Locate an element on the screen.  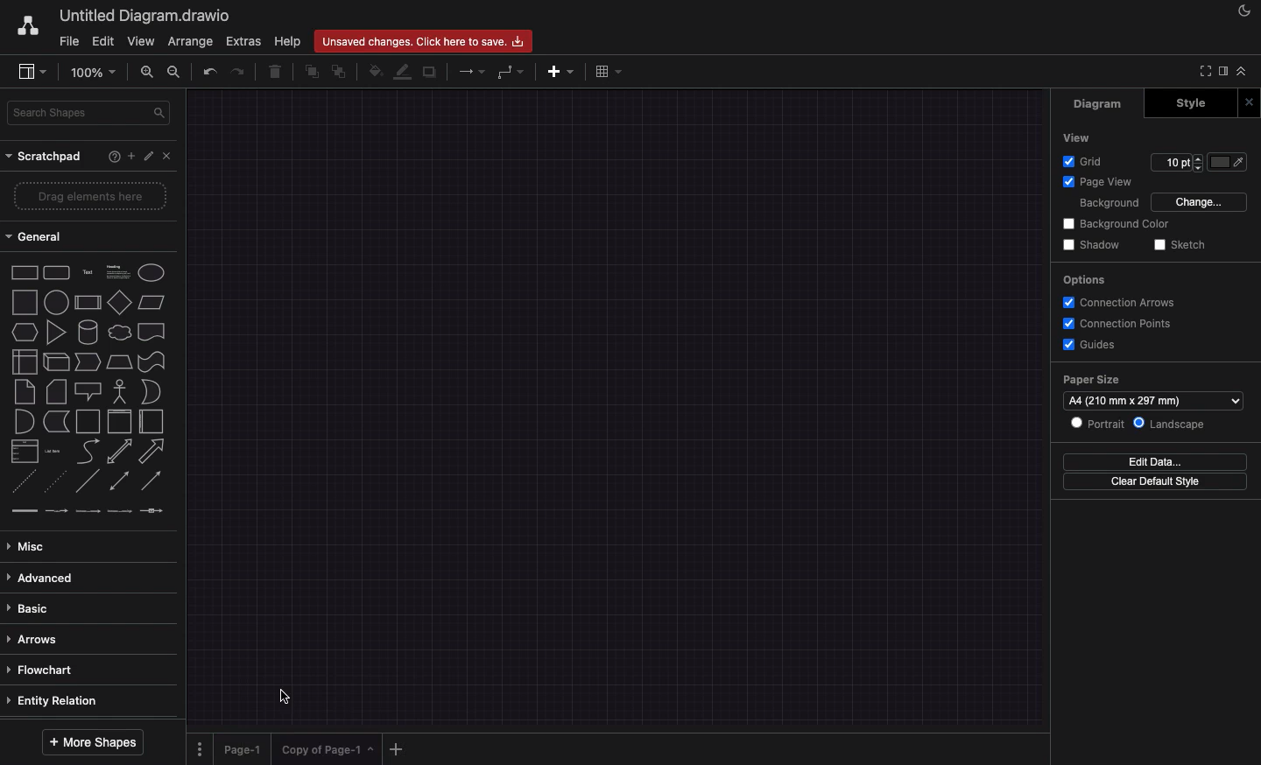
connection points is located at coordinates (1120, 323).